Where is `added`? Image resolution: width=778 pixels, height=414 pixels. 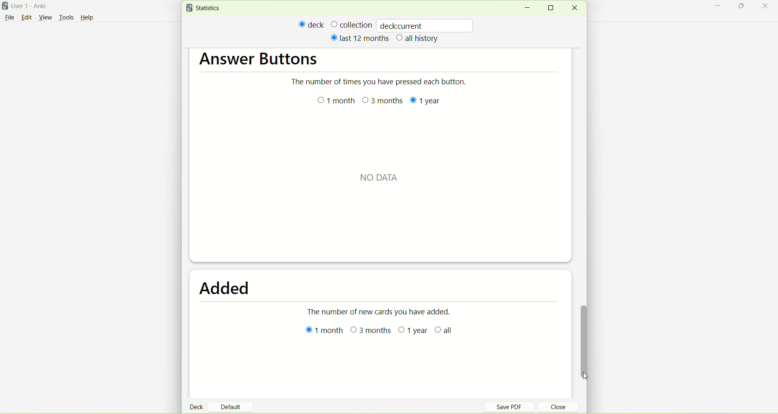
added is located at coordinates (231, 289).